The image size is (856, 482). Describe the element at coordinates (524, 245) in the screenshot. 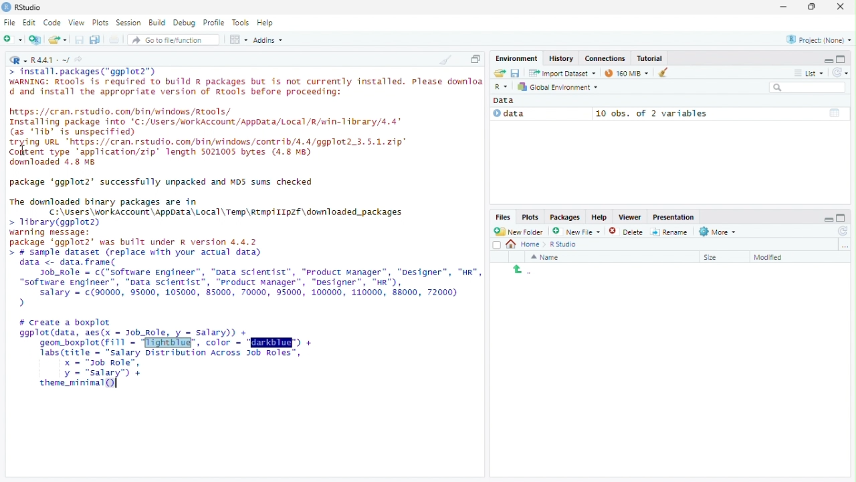

I see `Home` at that location.